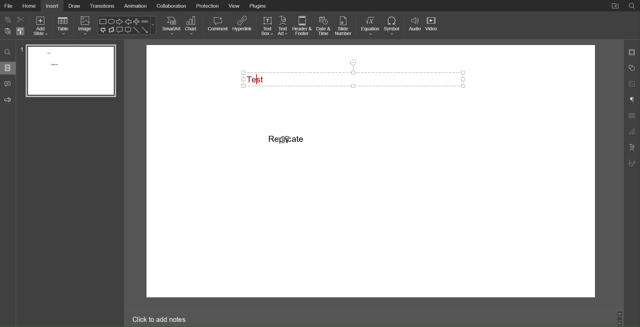 Image resolution: width=640 pixels, height=327 pixels. I want to click on Cursor, so click(287, 140).